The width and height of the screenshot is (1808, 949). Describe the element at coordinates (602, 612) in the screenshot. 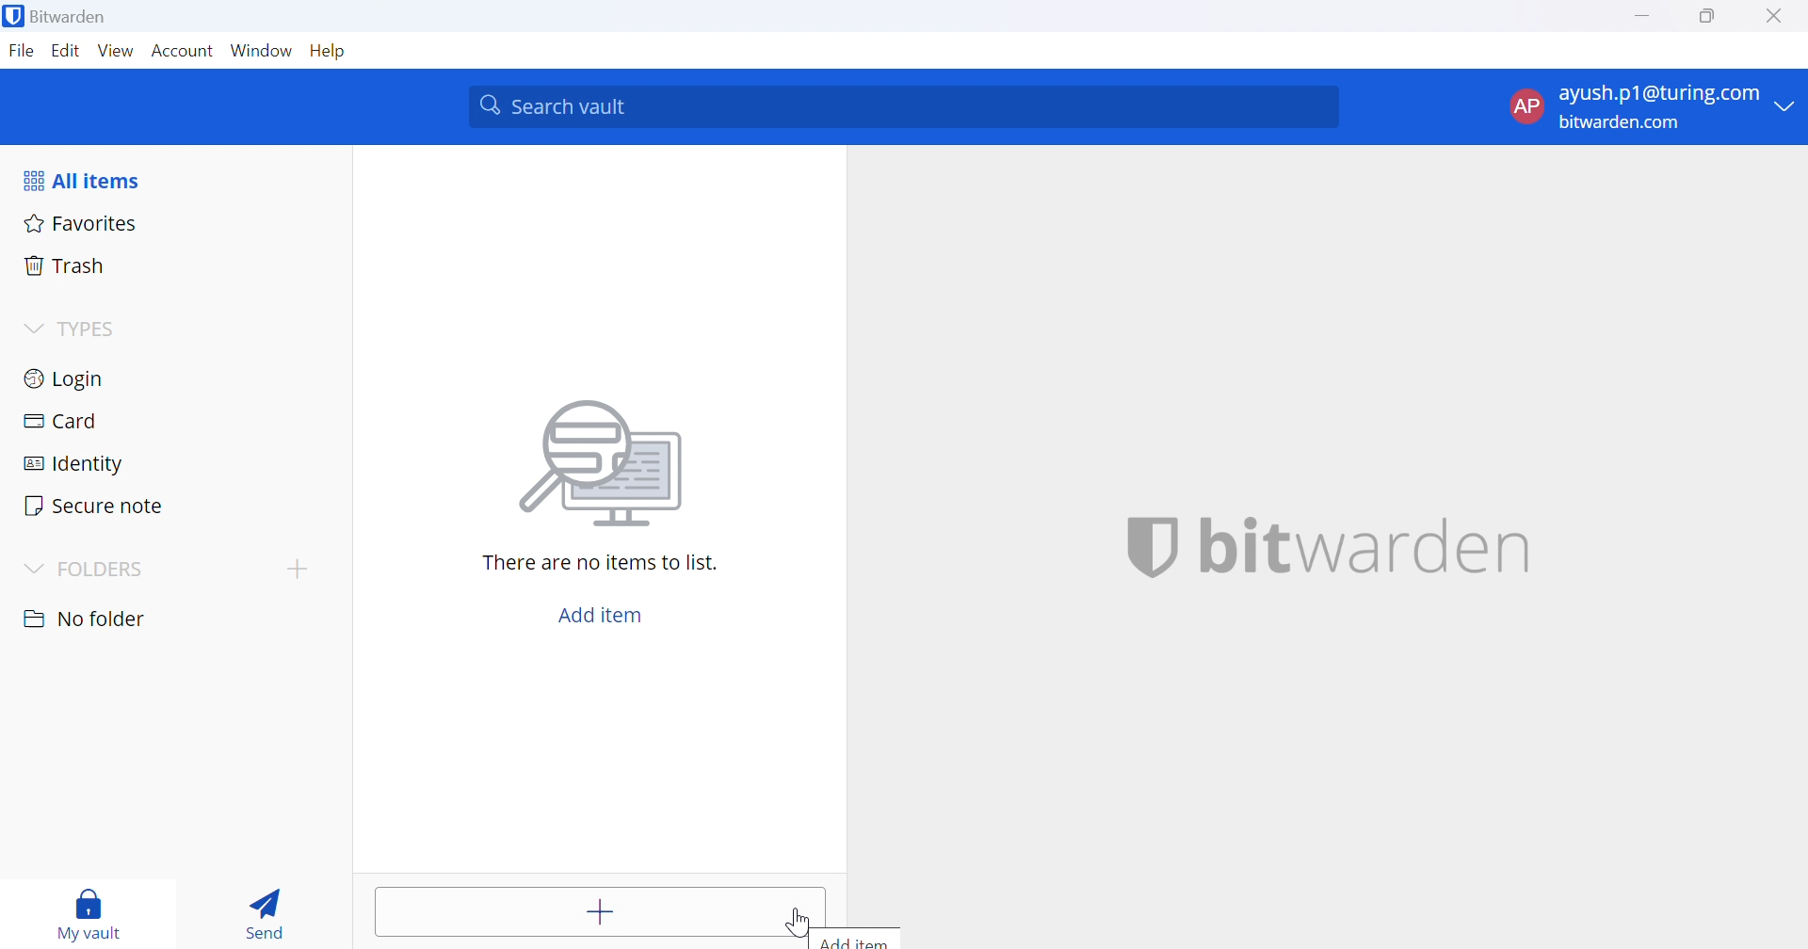

I see `Add item` at that location.